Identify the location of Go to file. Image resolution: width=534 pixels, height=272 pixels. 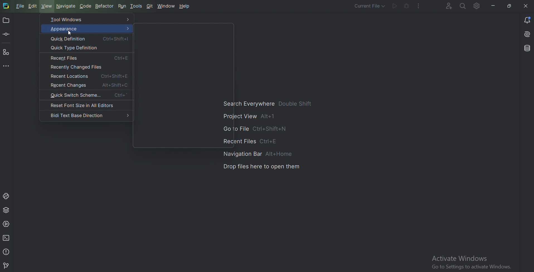
(255, 128).